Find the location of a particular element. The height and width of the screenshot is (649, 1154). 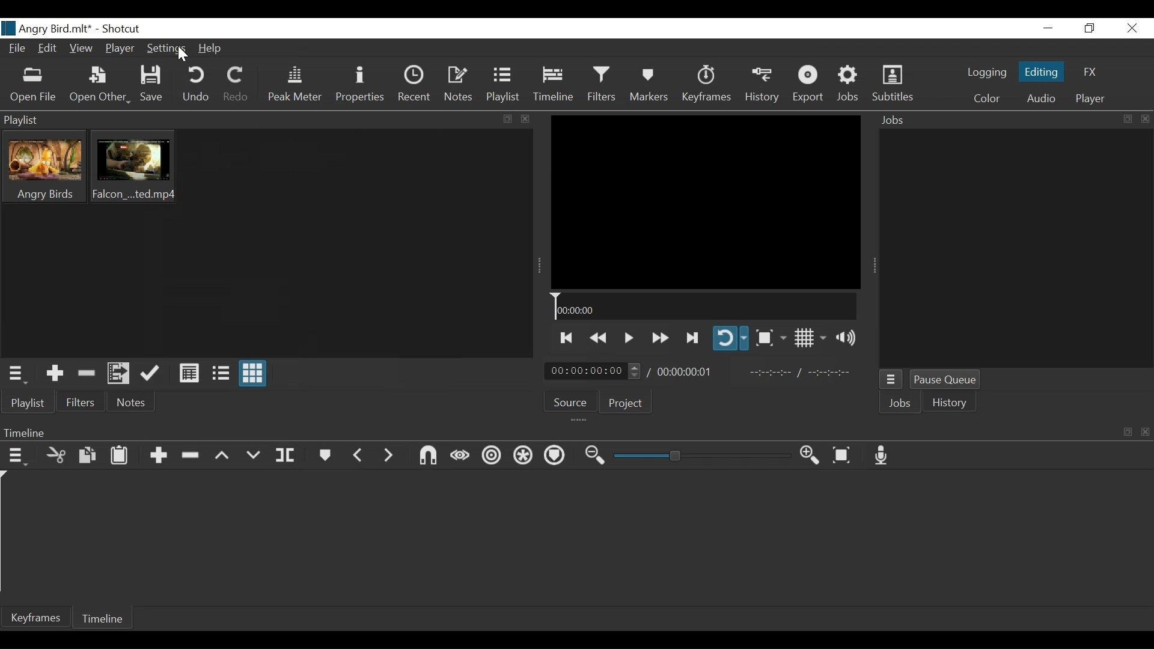

Paste is located at coordinates (120, 456).